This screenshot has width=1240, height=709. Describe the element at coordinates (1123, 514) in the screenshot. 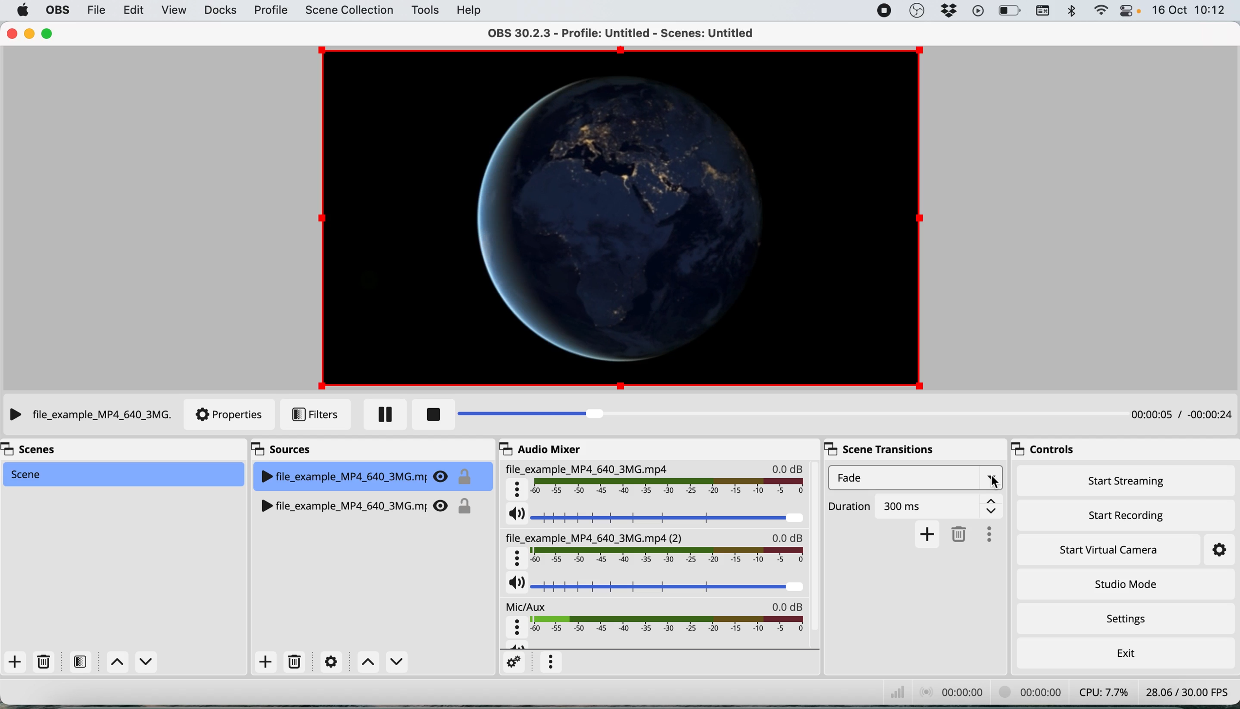

I see `start recording` at that location.